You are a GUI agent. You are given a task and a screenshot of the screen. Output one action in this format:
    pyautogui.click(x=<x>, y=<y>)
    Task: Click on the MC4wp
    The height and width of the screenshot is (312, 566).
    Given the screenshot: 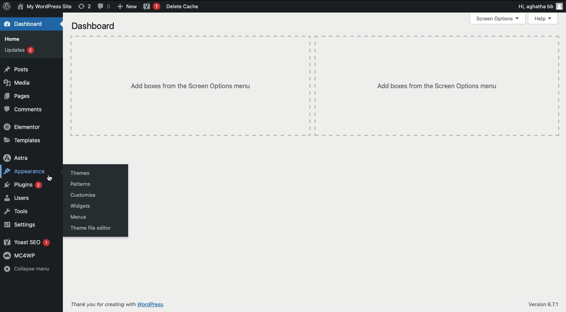 What is the action you would take?
    pyautogui.click(x=24, y=256)
    